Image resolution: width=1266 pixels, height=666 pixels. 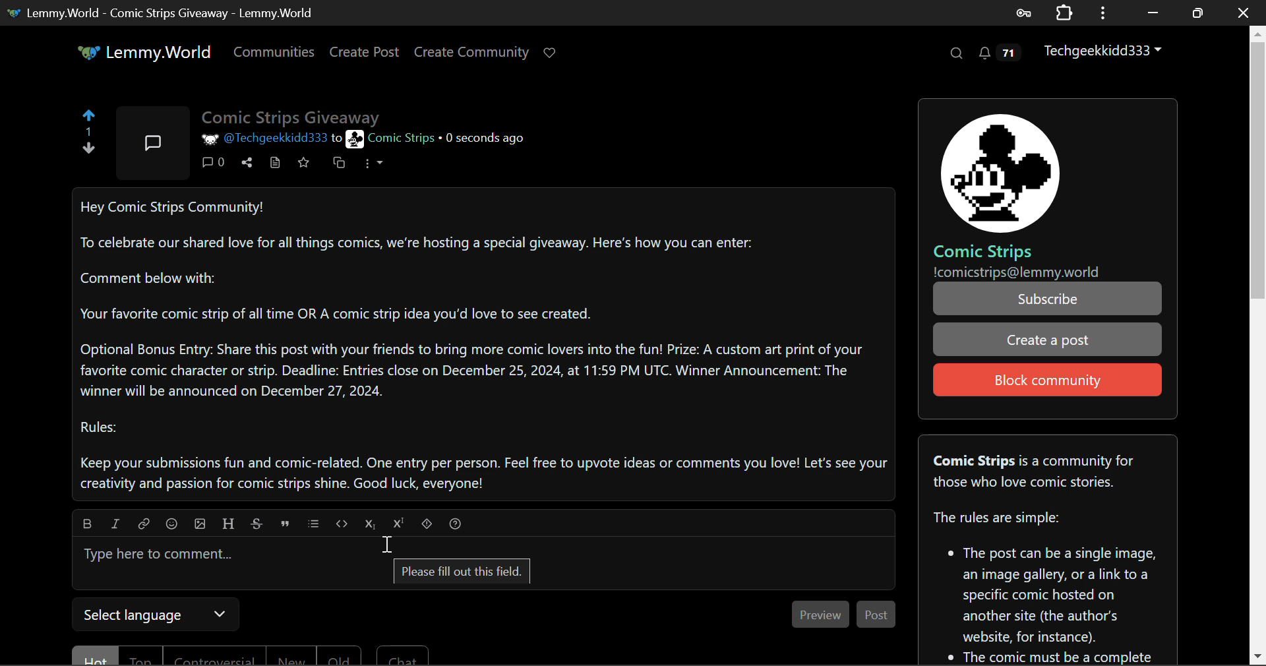 I want to click on Donate Page Link, so click(x=551, y=53).